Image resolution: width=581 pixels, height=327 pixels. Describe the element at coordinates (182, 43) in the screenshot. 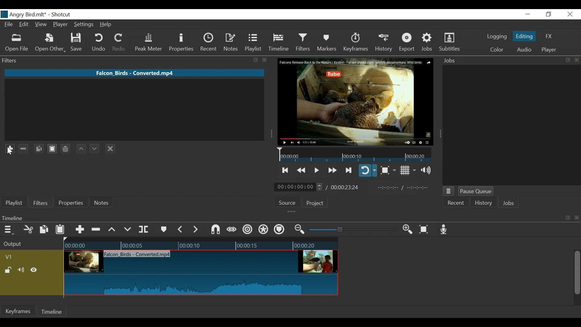

I see `Properties` at that location.